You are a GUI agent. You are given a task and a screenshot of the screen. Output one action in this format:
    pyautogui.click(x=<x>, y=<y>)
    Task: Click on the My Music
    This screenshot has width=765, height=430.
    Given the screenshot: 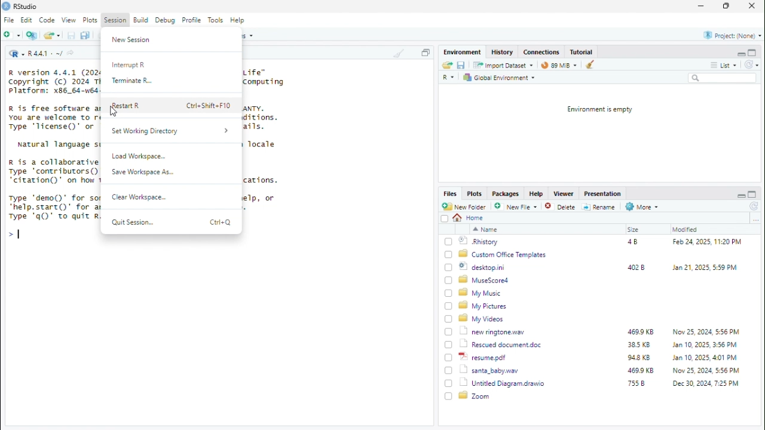 What is the action you would take?
    pyautogui.click(x=480, y=293)
    